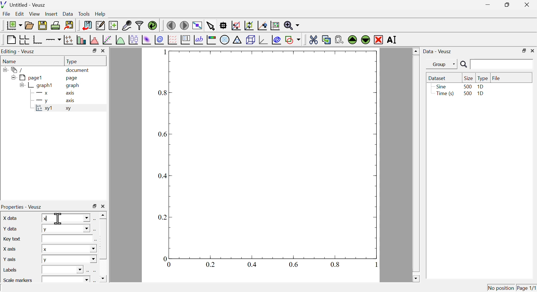 Image resolution: width=537 pixels, height=292 pixels. Describe the element at coordinates (86, 26) in the screenshot. I see `import data into veusz` at that location.